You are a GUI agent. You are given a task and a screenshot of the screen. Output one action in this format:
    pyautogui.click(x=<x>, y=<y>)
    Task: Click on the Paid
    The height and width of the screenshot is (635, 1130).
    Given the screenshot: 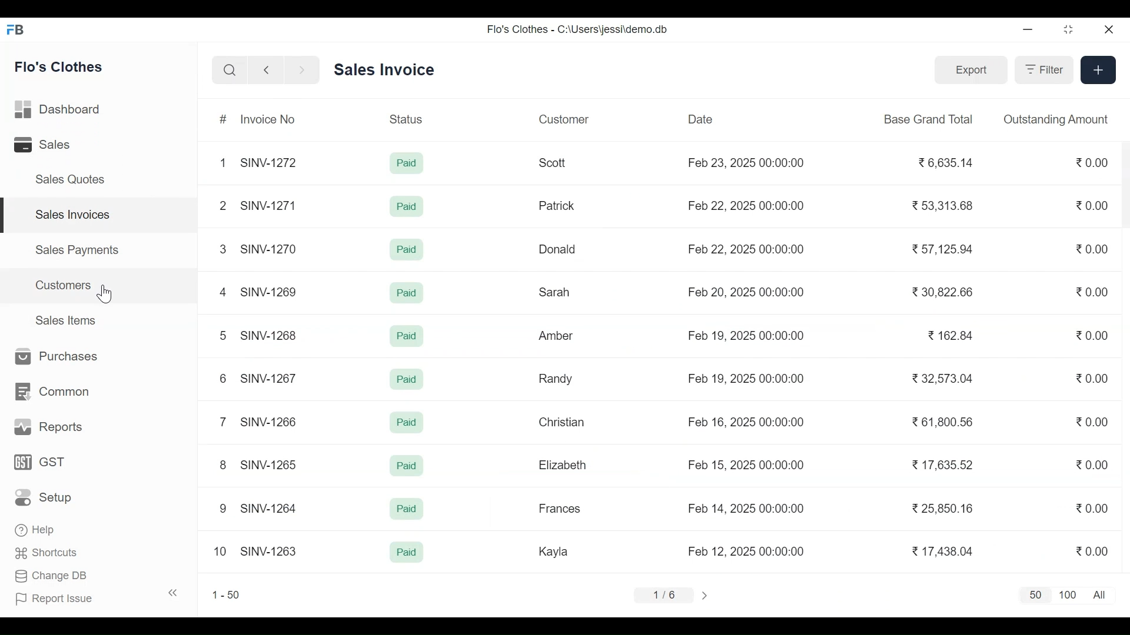 What is the action you would take?
    pyautogui.click(x=408, y=162)
    